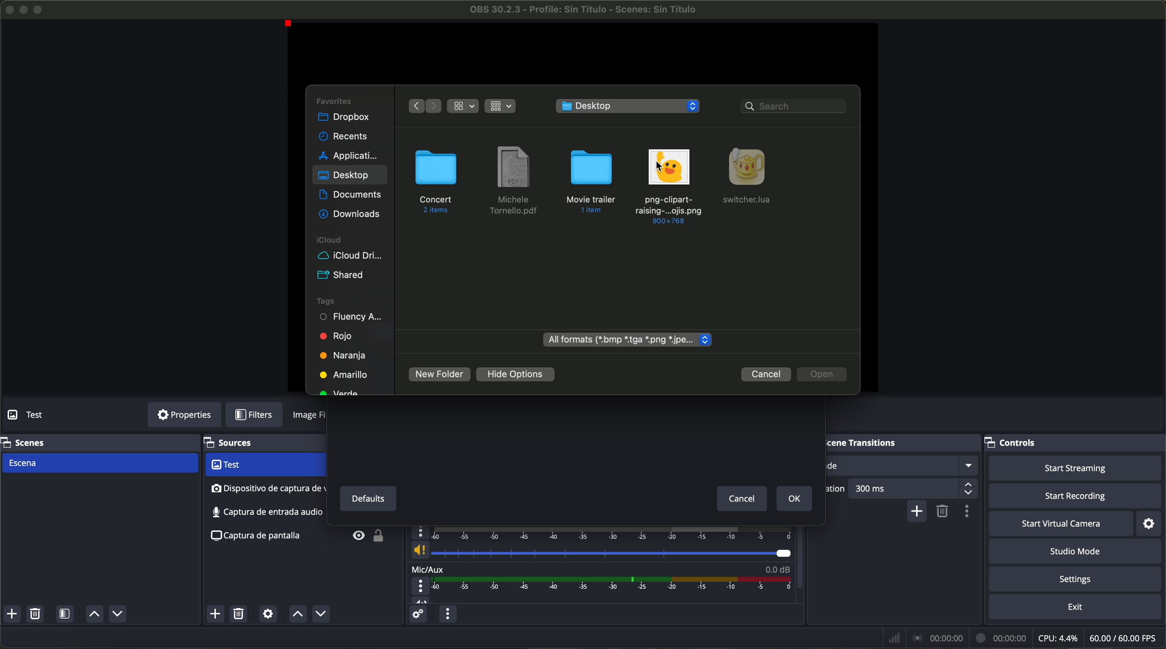 This screenshot has width=1166, height=649. Describe the element at coordinates (801, 551) in the screenshot. I see `scroll down` at that location.